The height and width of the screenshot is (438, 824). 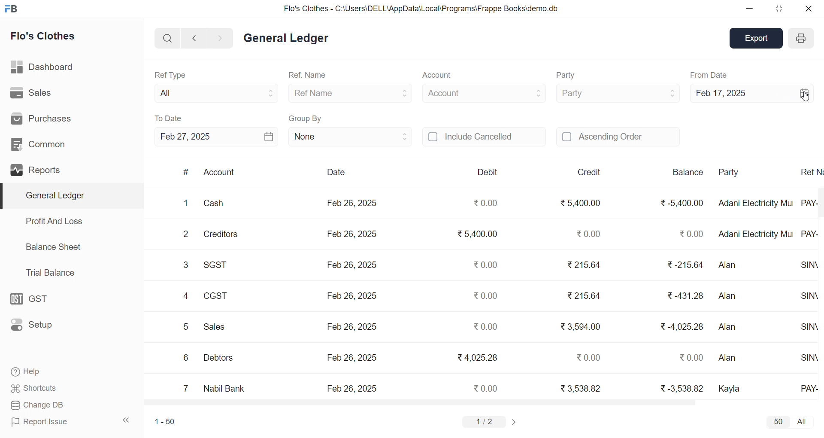 What do you see at coordinates (688, 232) in the screenshot?
I see `₹ 0.00` at bounding box center [688, 232].